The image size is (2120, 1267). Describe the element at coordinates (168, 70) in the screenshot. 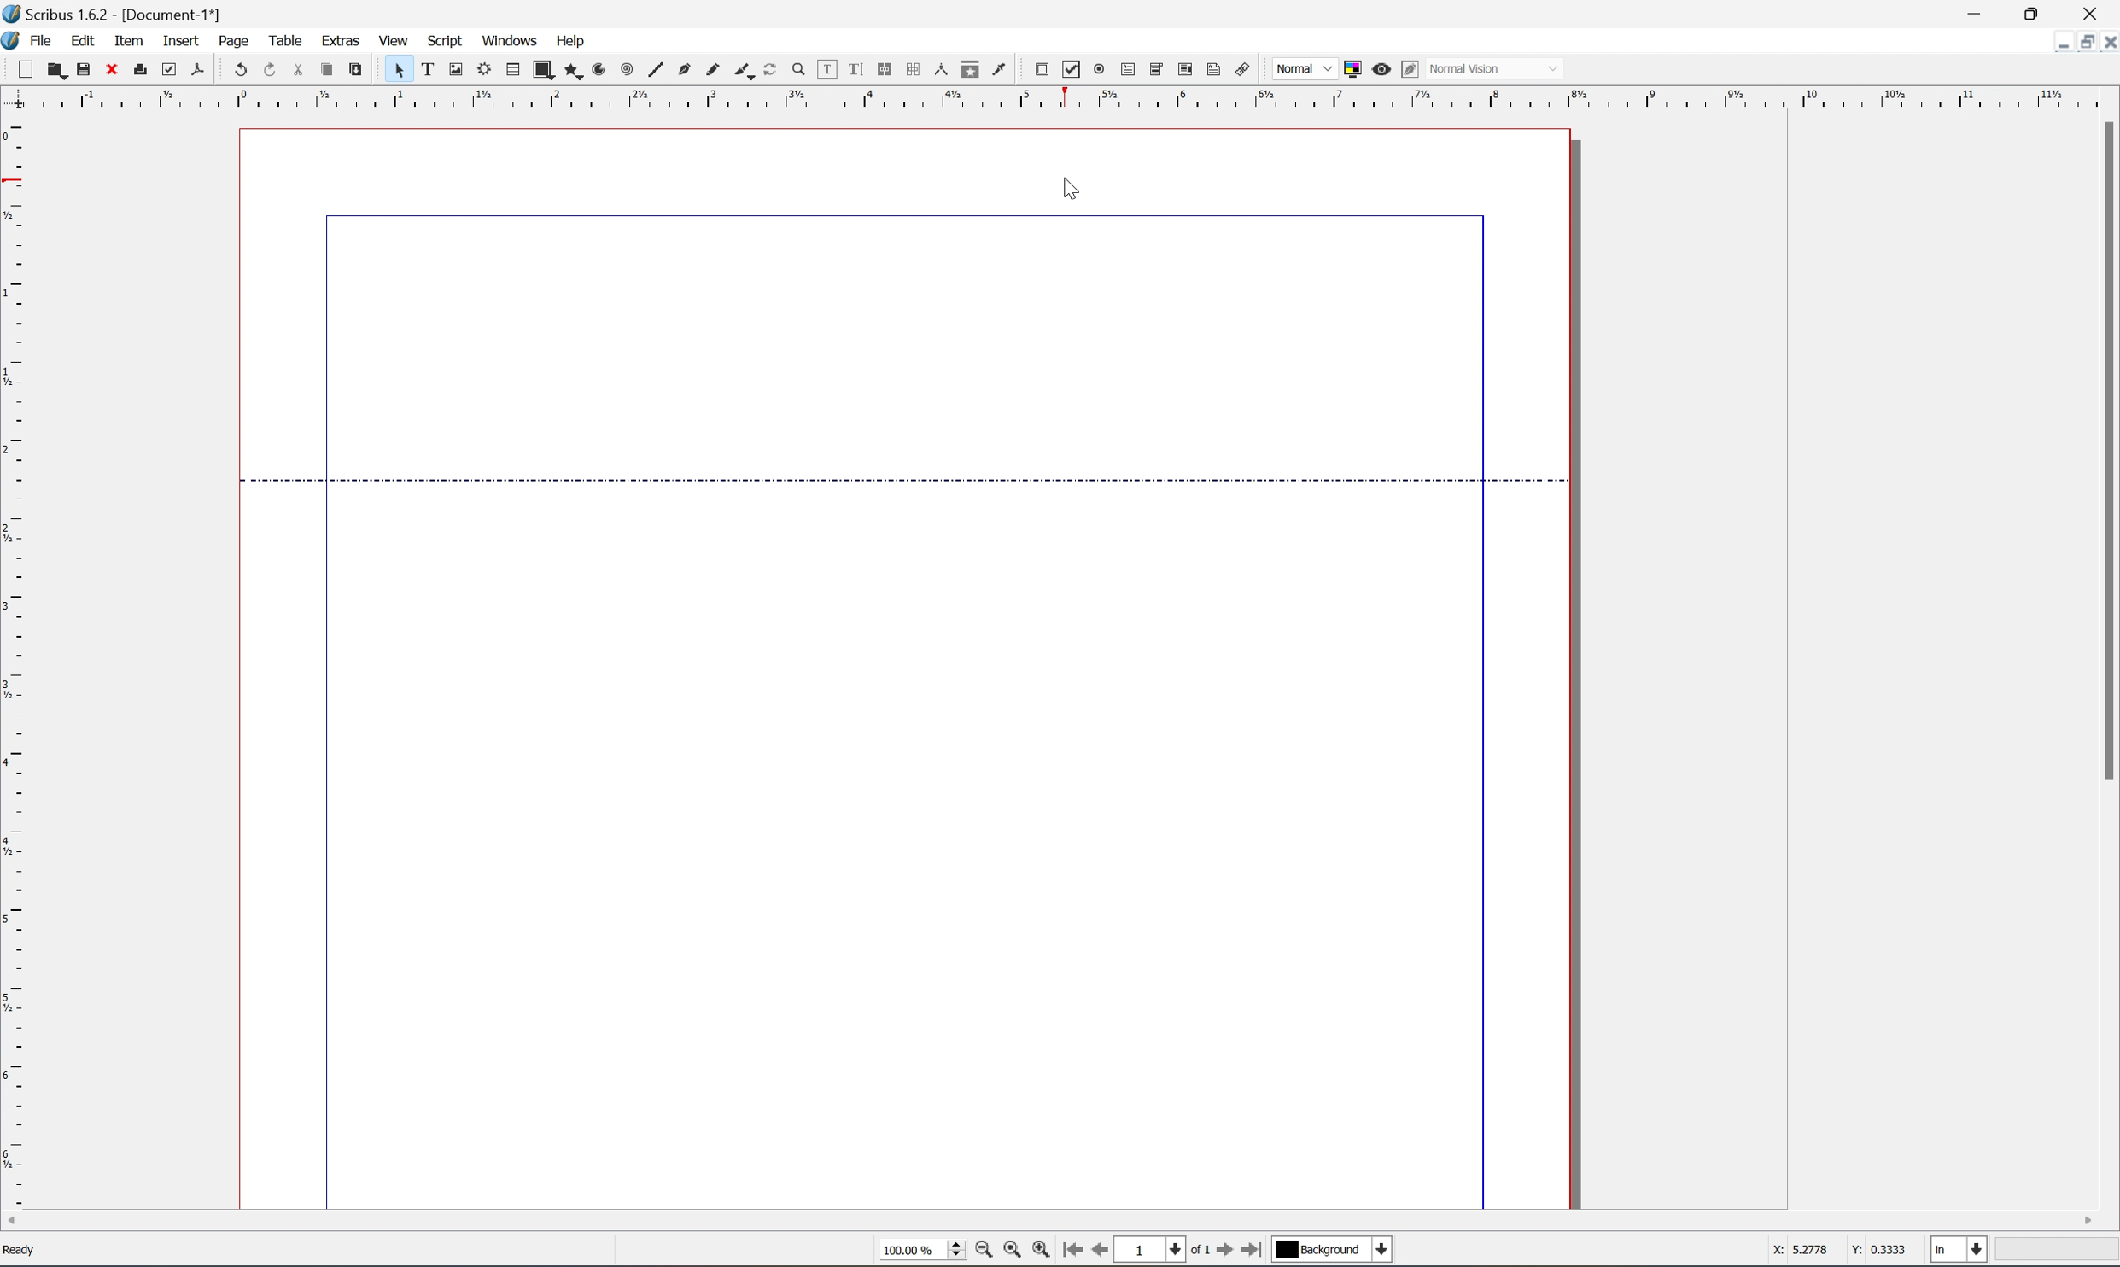

I see `preflight verifier` at that location.